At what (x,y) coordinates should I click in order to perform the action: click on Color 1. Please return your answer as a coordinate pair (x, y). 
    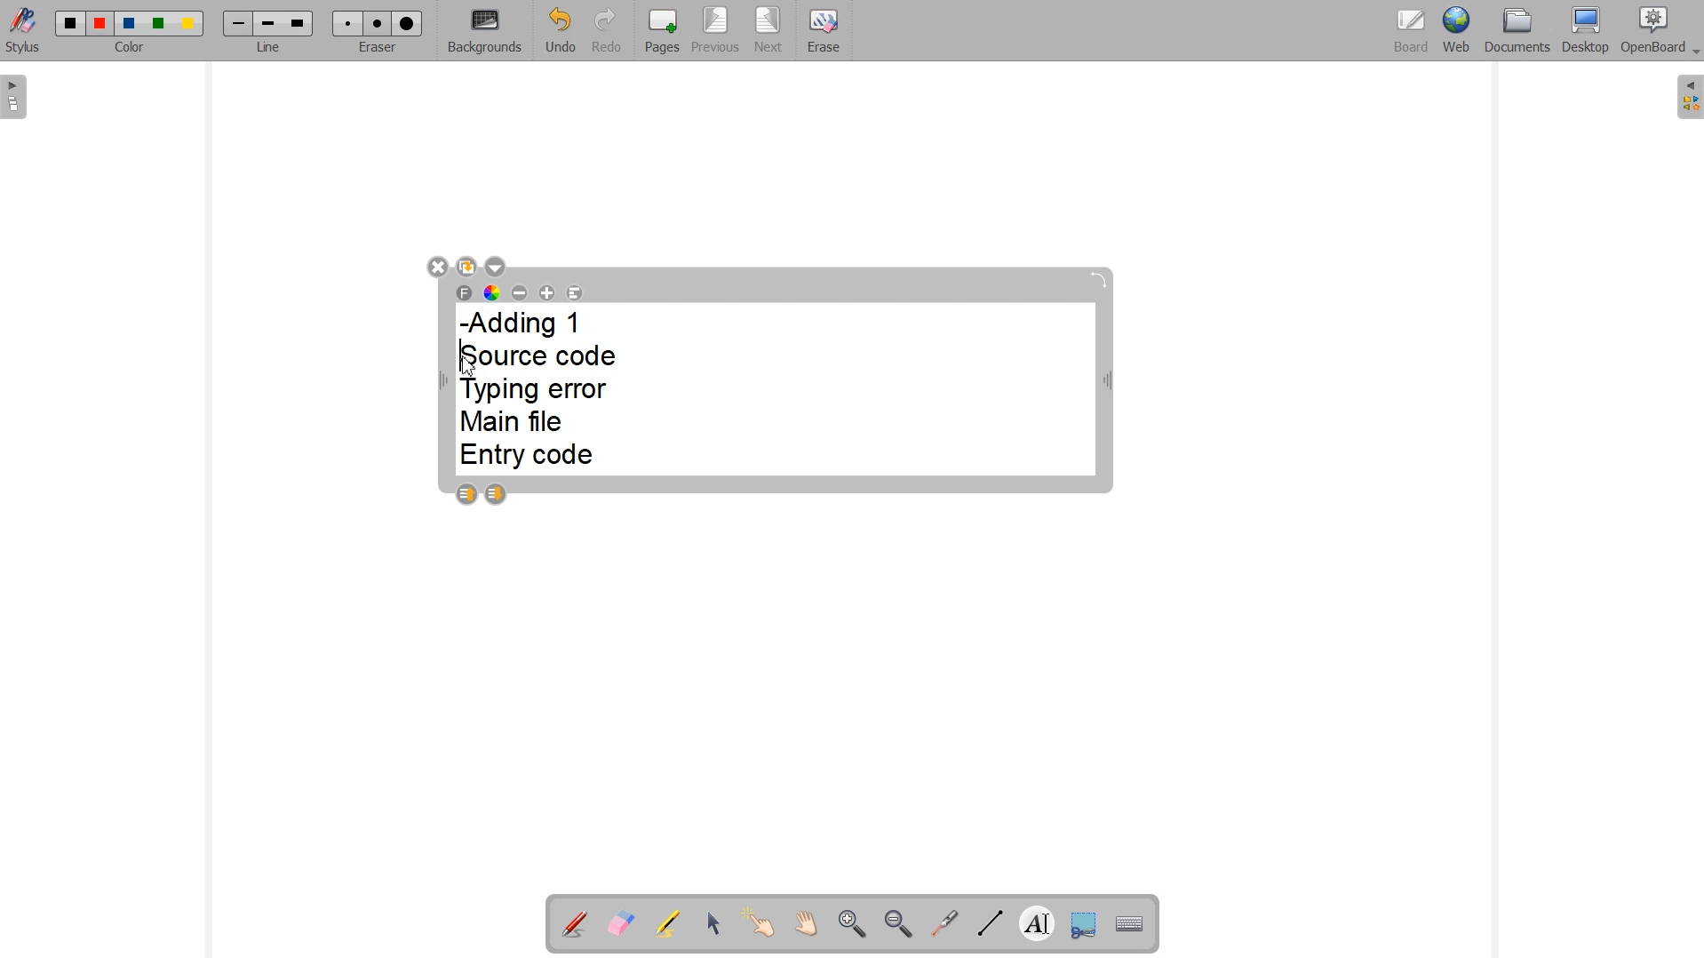
    Looking at the image, I should click on (71, 23).